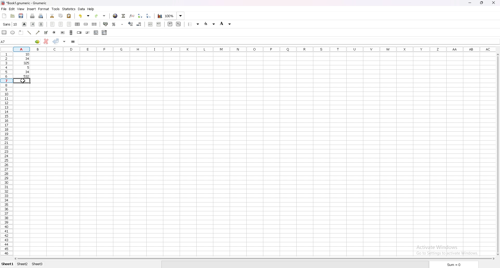 The image size is (500, 268). What do you see at coordinates (64, 41) in the screenshot?
I see `accept changes in all cells` at bounding box center [64, 41].